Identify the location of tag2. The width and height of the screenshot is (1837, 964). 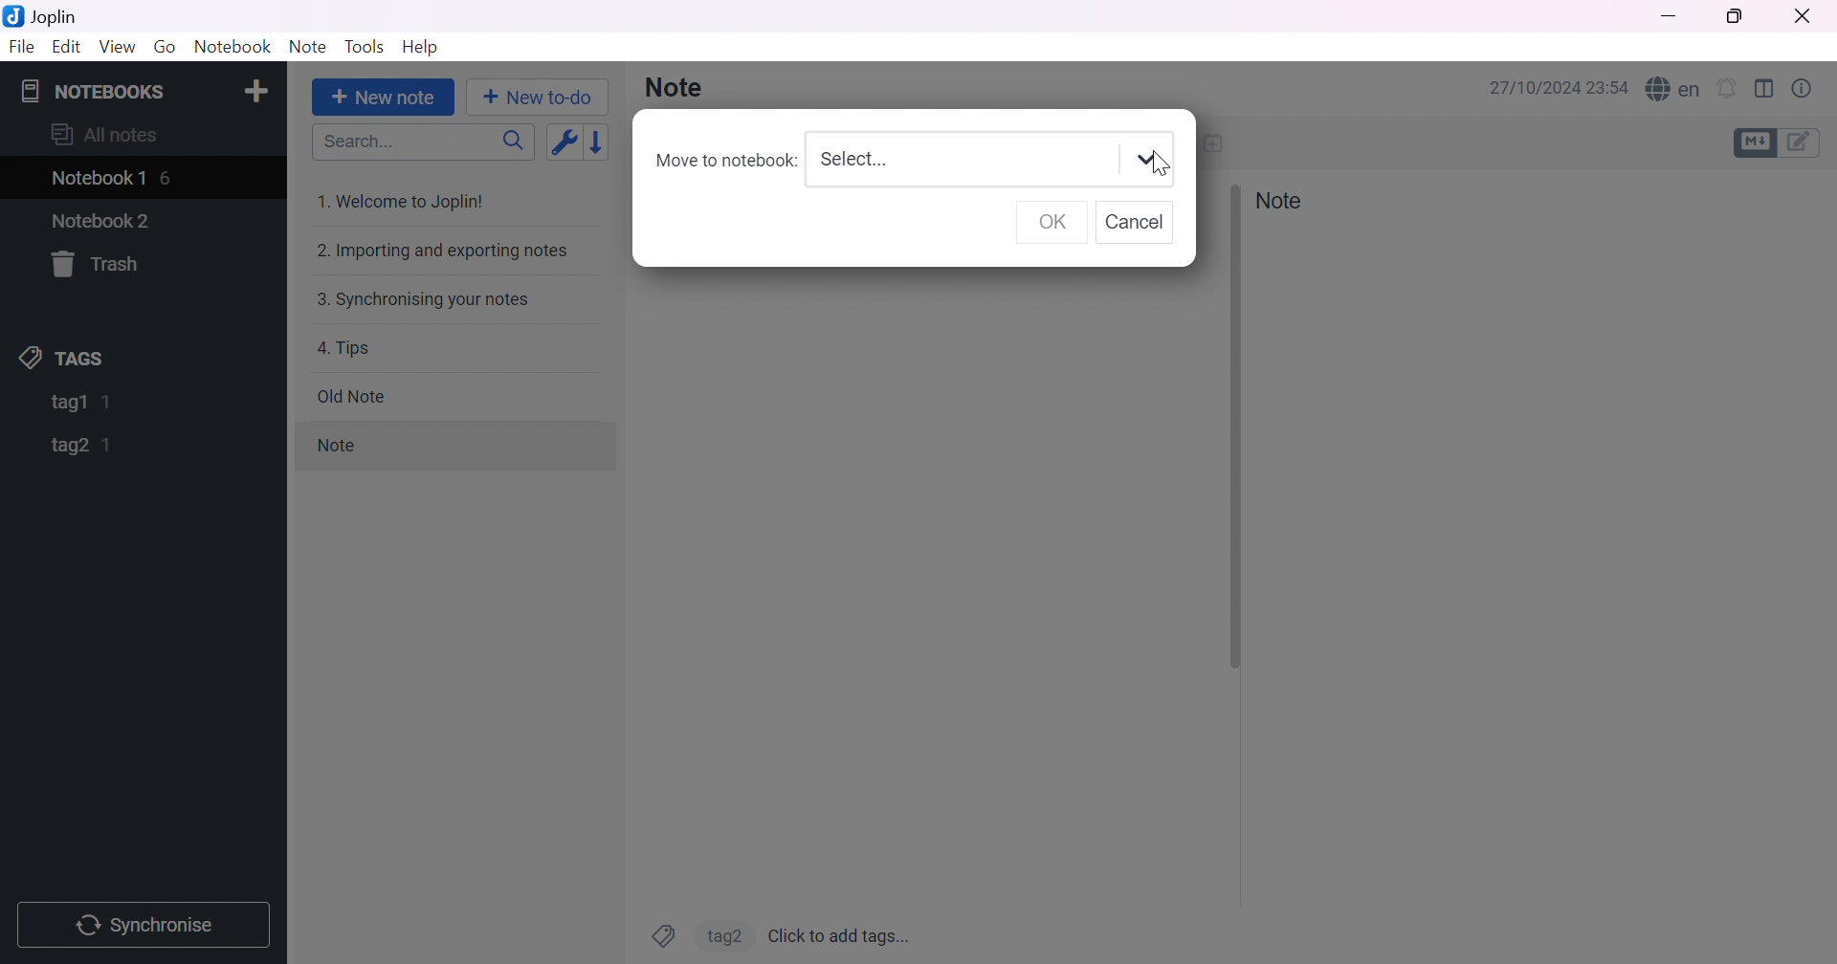
(722, 934).